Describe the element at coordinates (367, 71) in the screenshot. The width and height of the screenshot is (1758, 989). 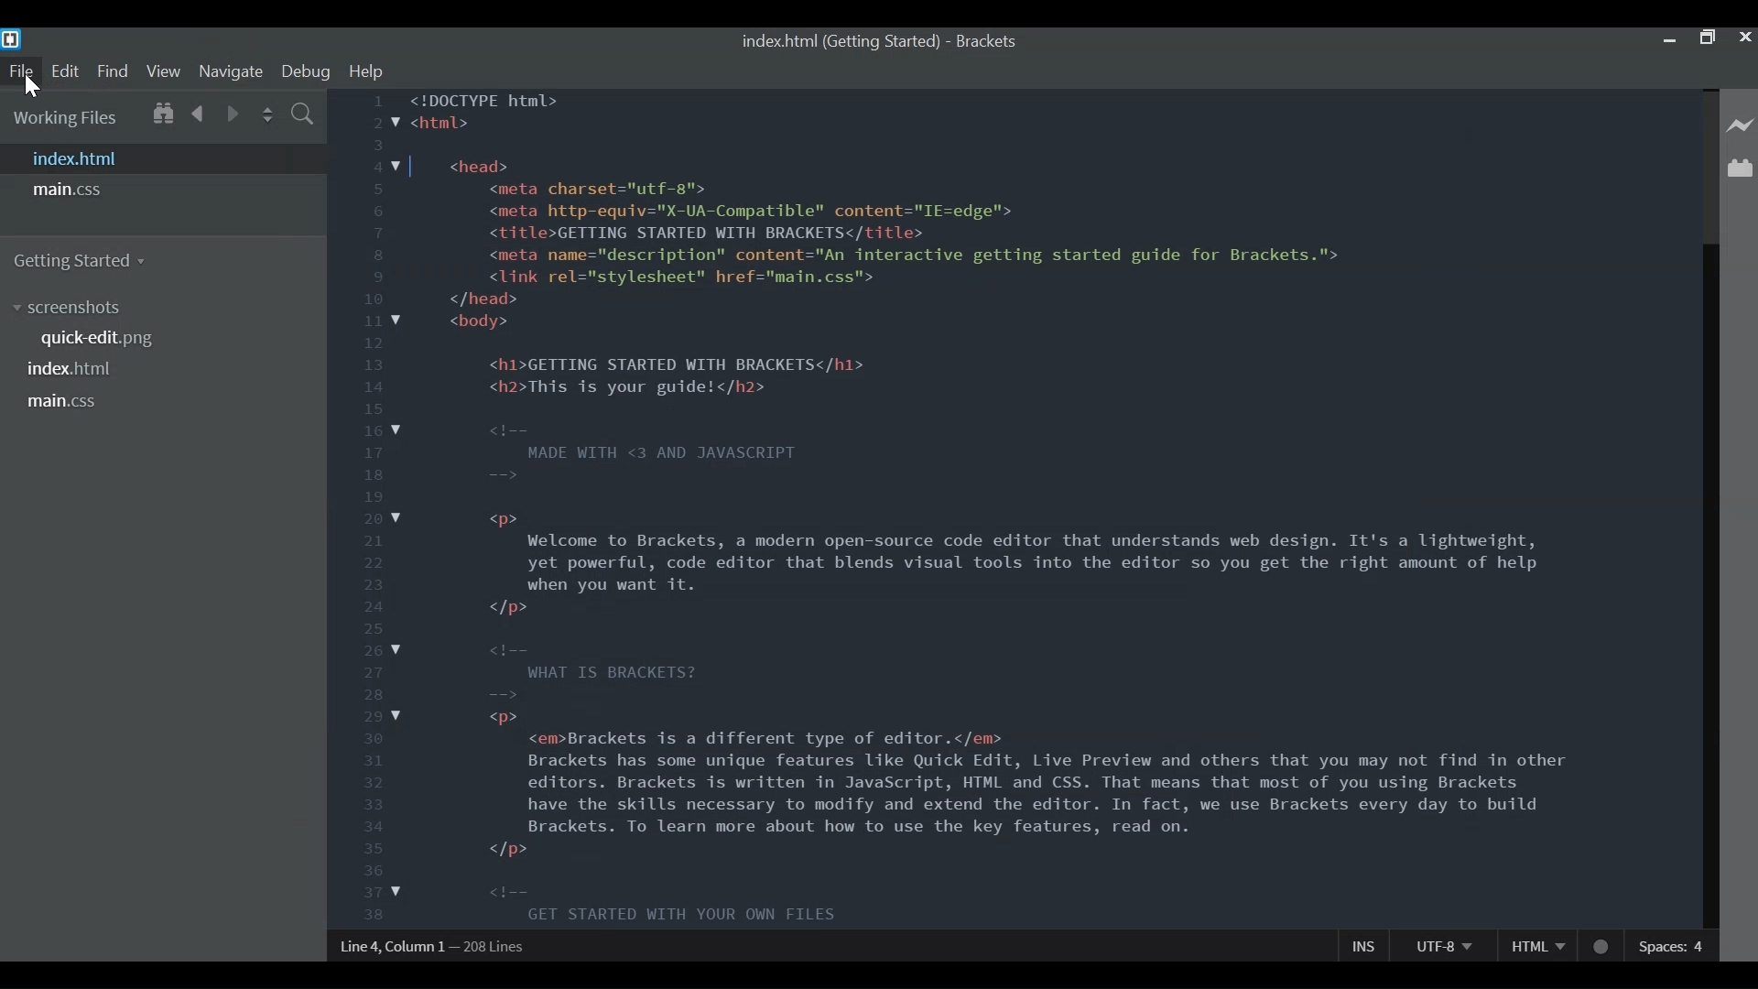
I see `Help` at that location.